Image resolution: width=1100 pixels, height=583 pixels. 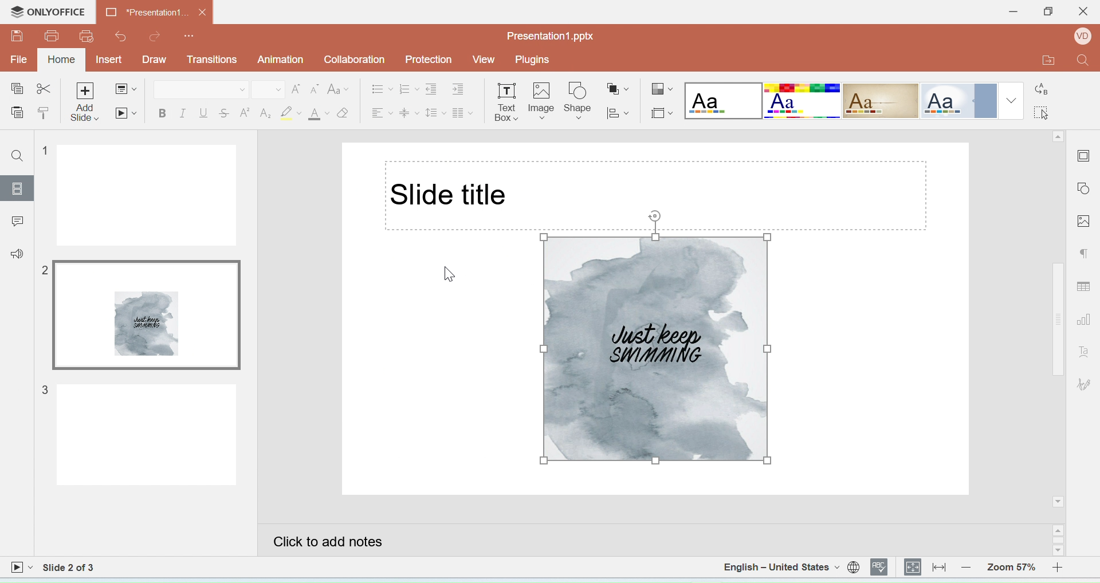 I want to click on Arrange shape, so click(x=619, y=85).